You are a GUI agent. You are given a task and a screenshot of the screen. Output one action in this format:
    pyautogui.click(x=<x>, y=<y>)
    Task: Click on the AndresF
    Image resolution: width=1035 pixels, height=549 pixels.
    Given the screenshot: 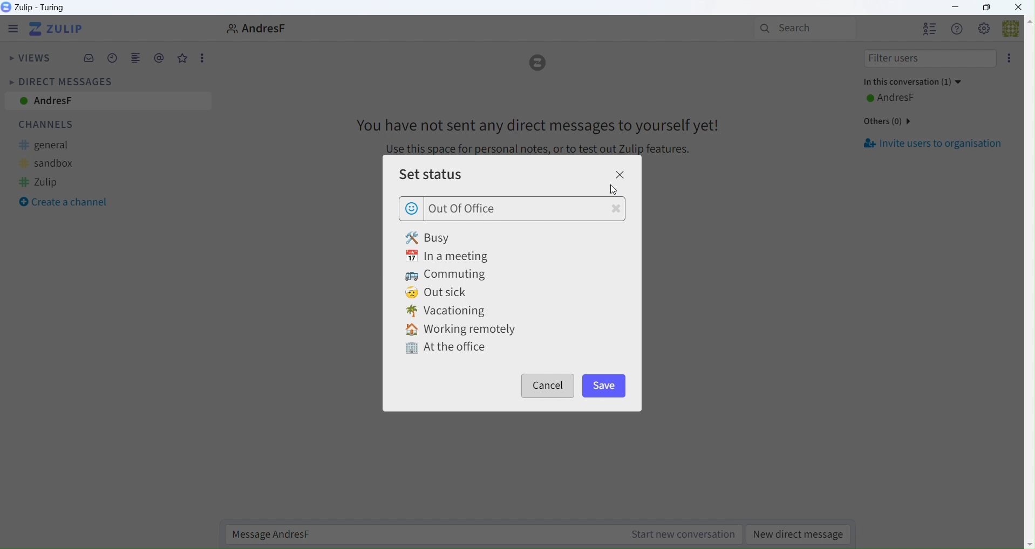 What is the action you would take?
    pyautogui.click(x=904, y=97)
    